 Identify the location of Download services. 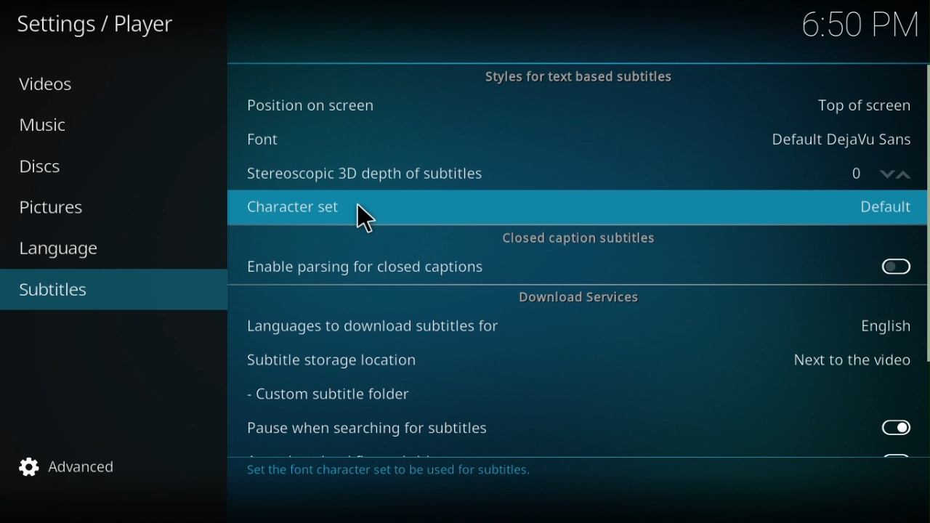
(576, 299).